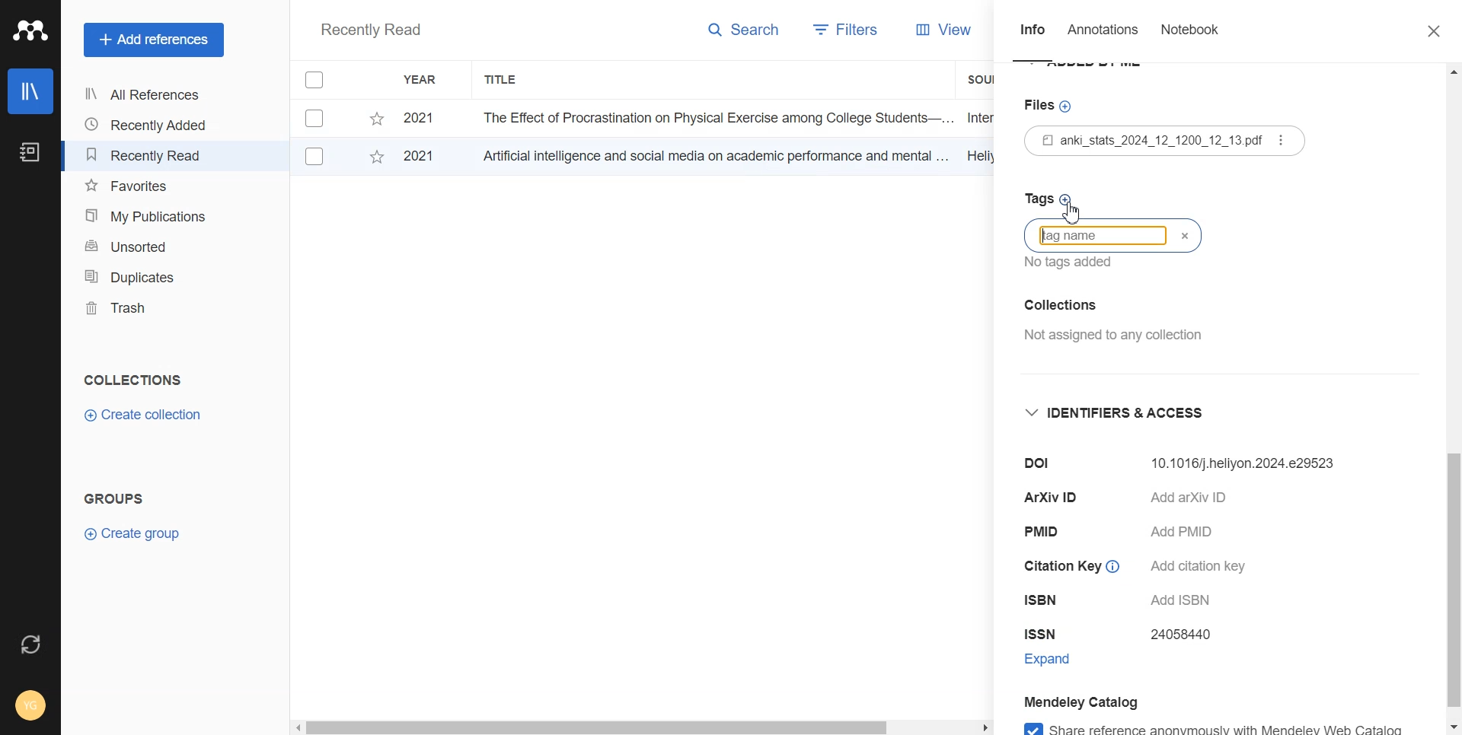  I want to click on 2021, so click(423, 119).